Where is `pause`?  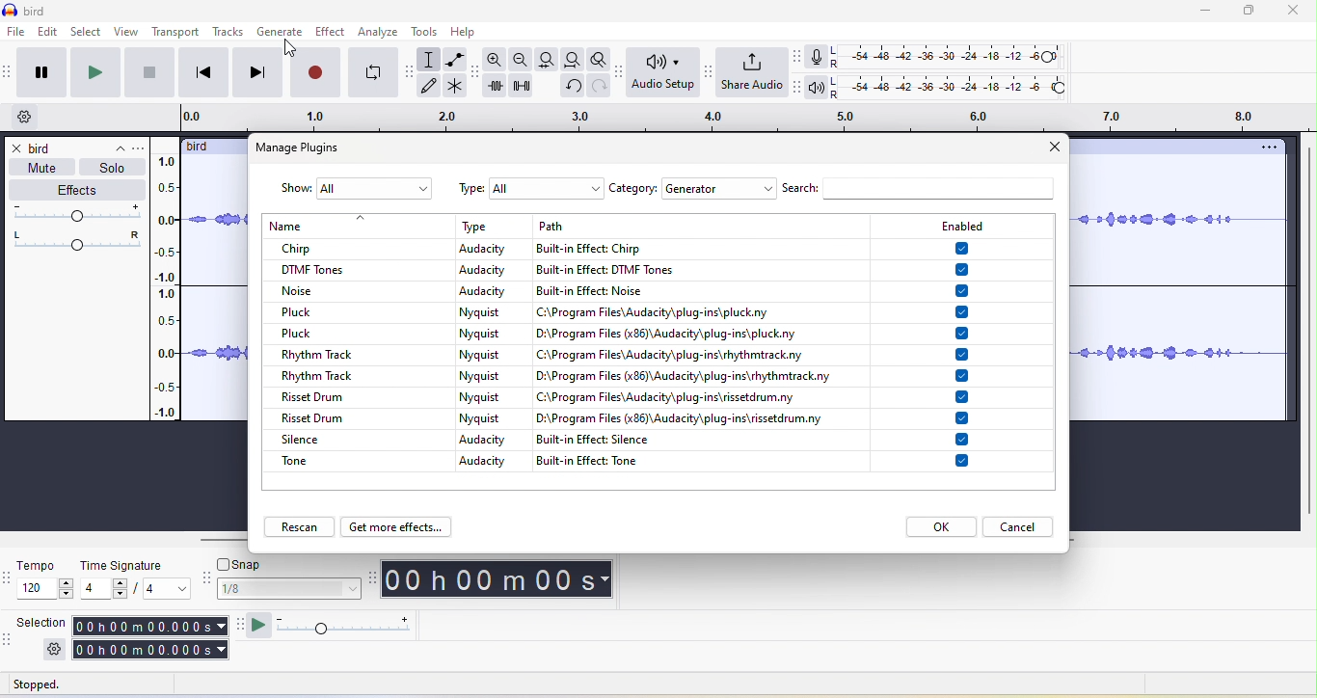 pause is located at coordinates (42, 71).